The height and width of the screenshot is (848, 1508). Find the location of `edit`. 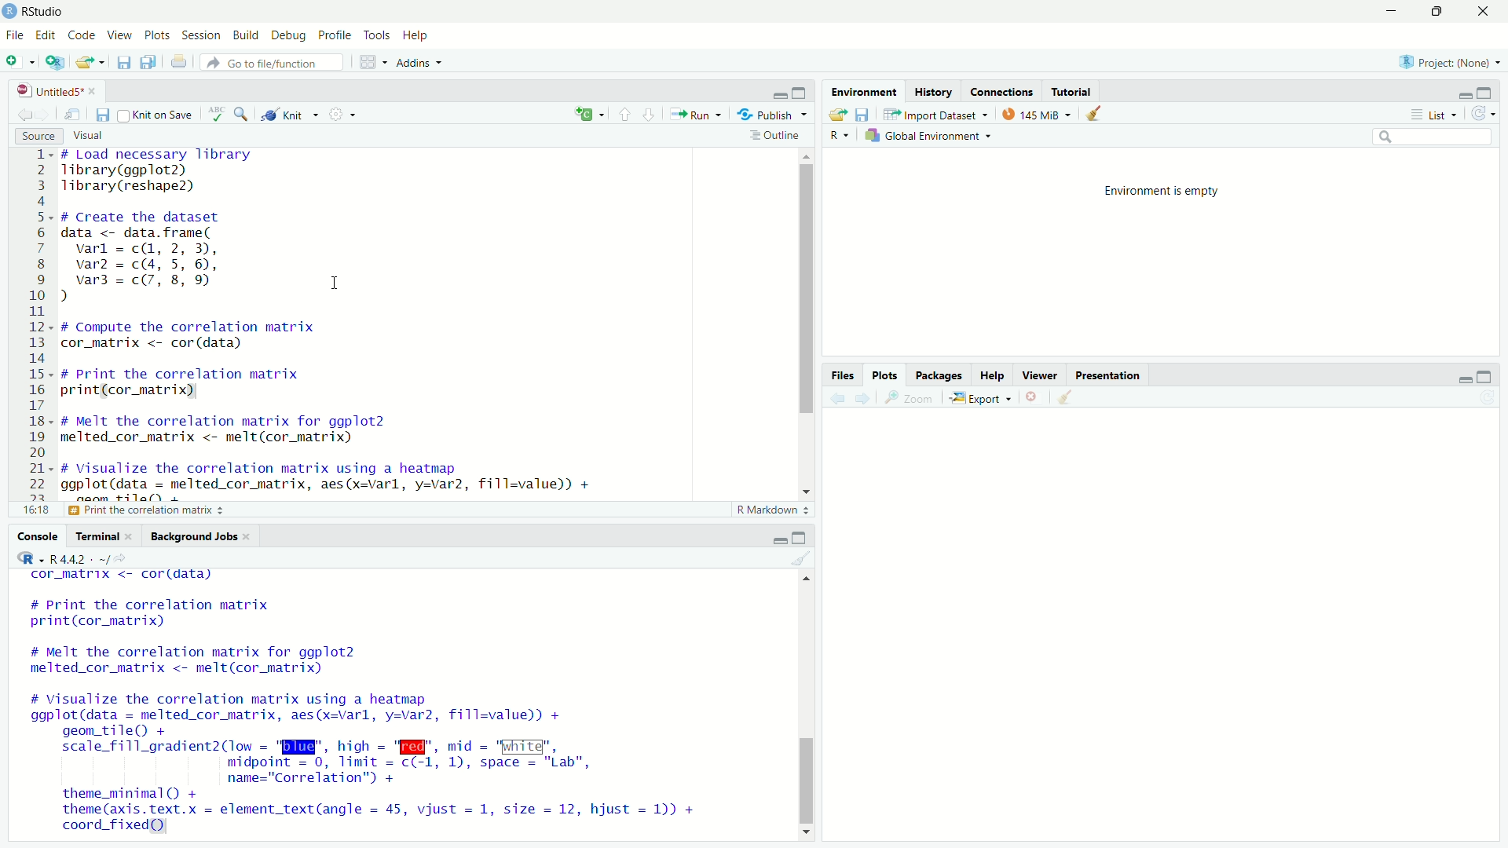

edit is located at coordinates (45, 35).